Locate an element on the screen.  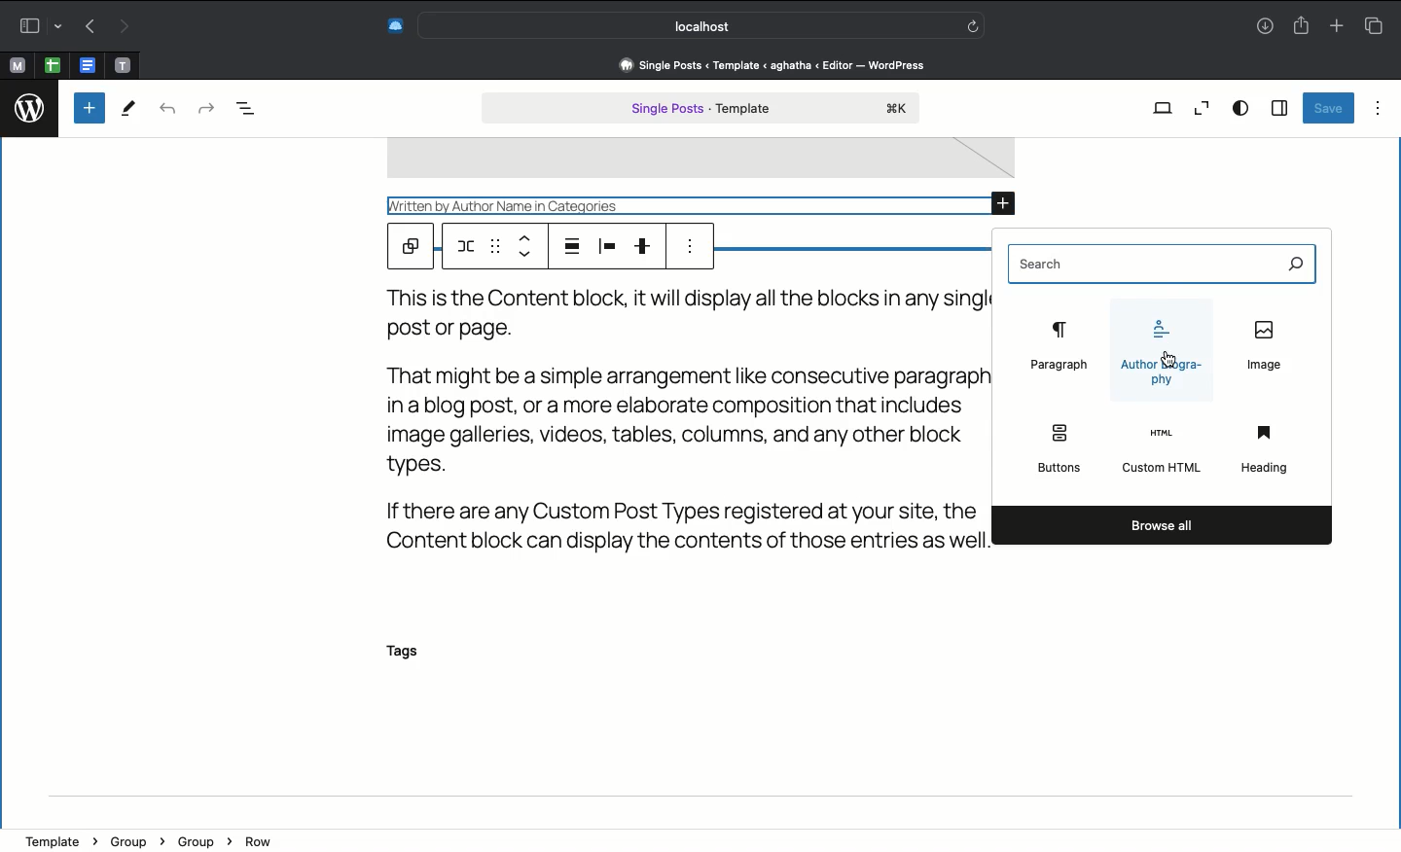
Tags is located at coordinates (413, 653).